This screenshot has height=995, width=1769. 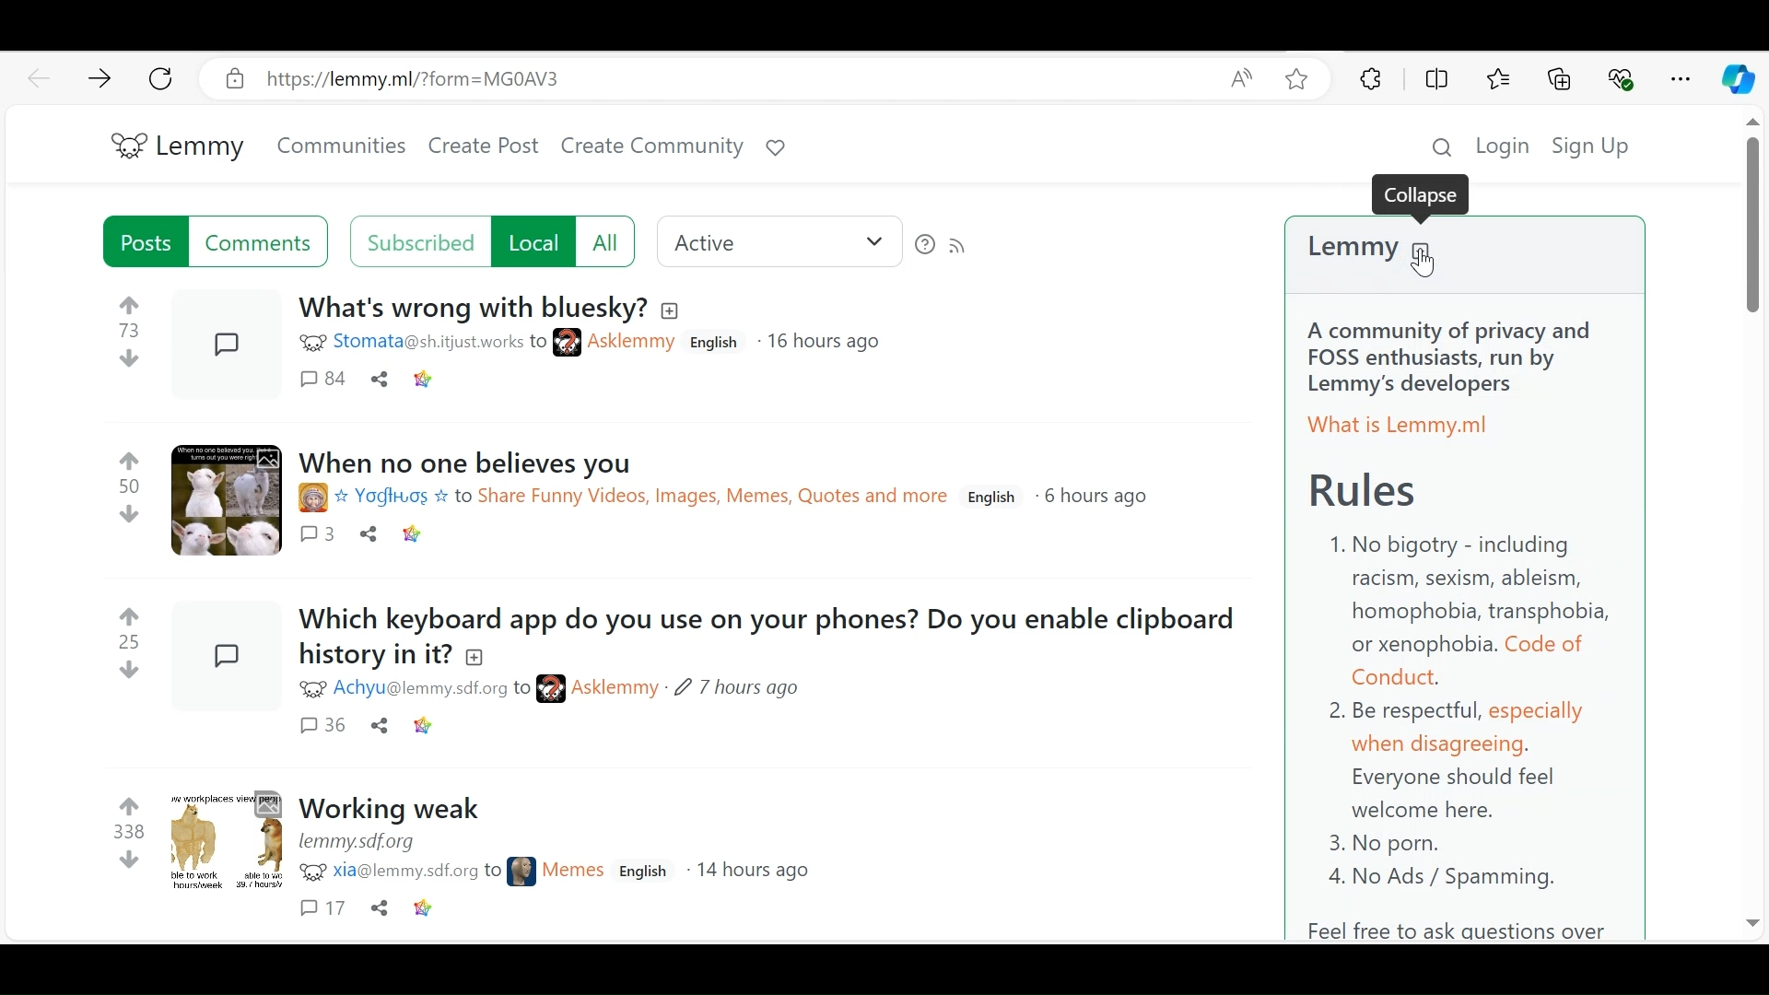 What do you see at coordinates (161, 79) in the screenshot?
I see `Refresh` at bounding box center [161, 79].